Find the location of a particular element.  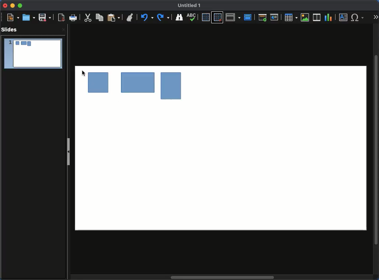

Shape is located at coordinates (136, 85).